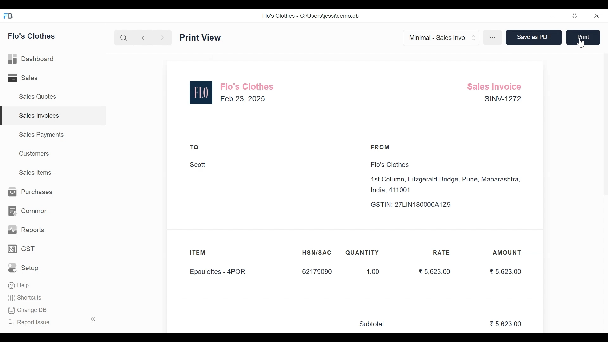 The image size is (608, 342). Describe the element at coordinates (50, 322) in the screenshot. I see `Report Issue` at that location.